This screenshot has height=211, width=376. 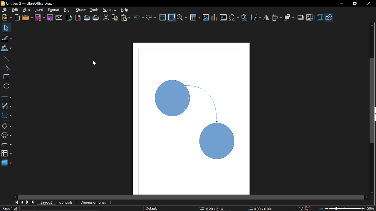 I want to click on Insert, so click(x=38, y=10).